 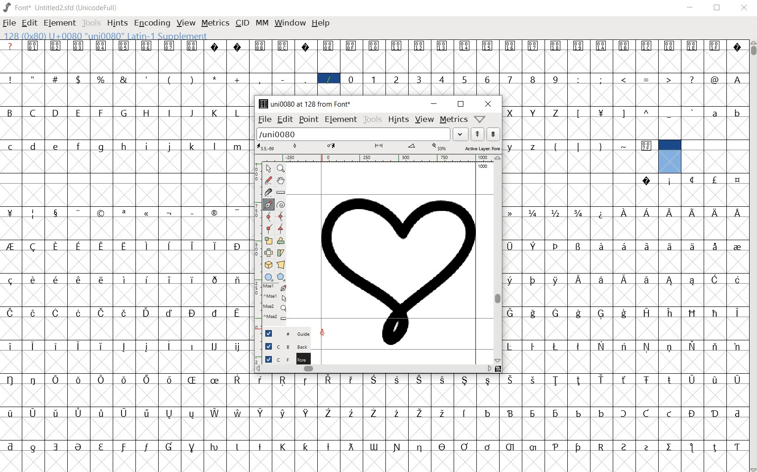 I want to click on customized heart symbol added, so click(x=400, y=269).